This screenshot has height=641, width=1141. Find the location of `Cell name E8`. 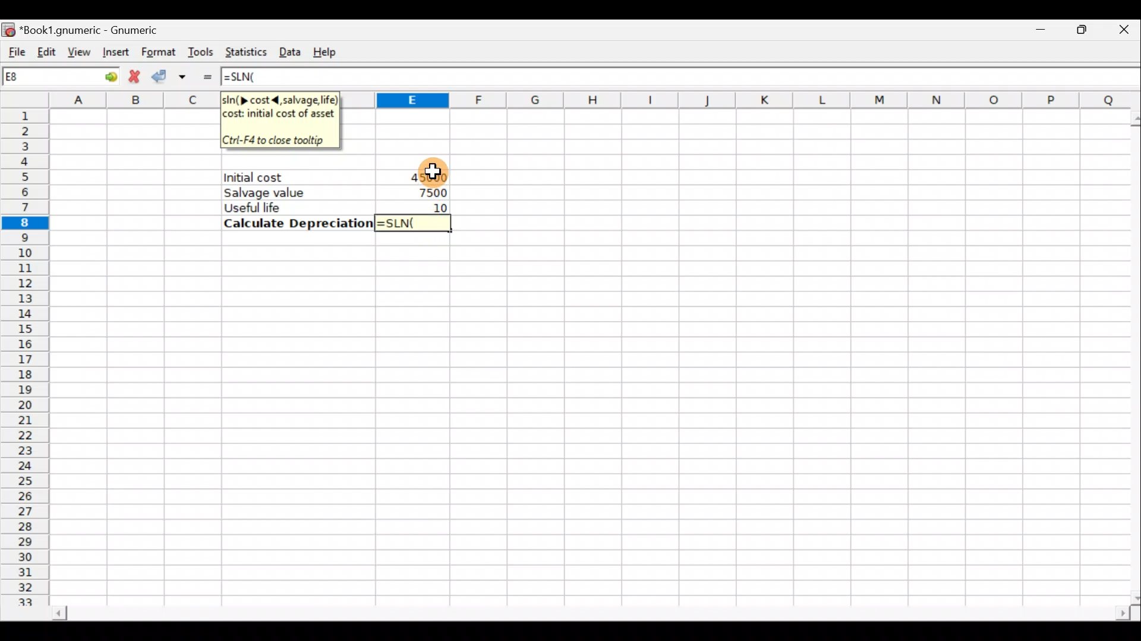

Cell name E8 is located at coordinates (40, 79).